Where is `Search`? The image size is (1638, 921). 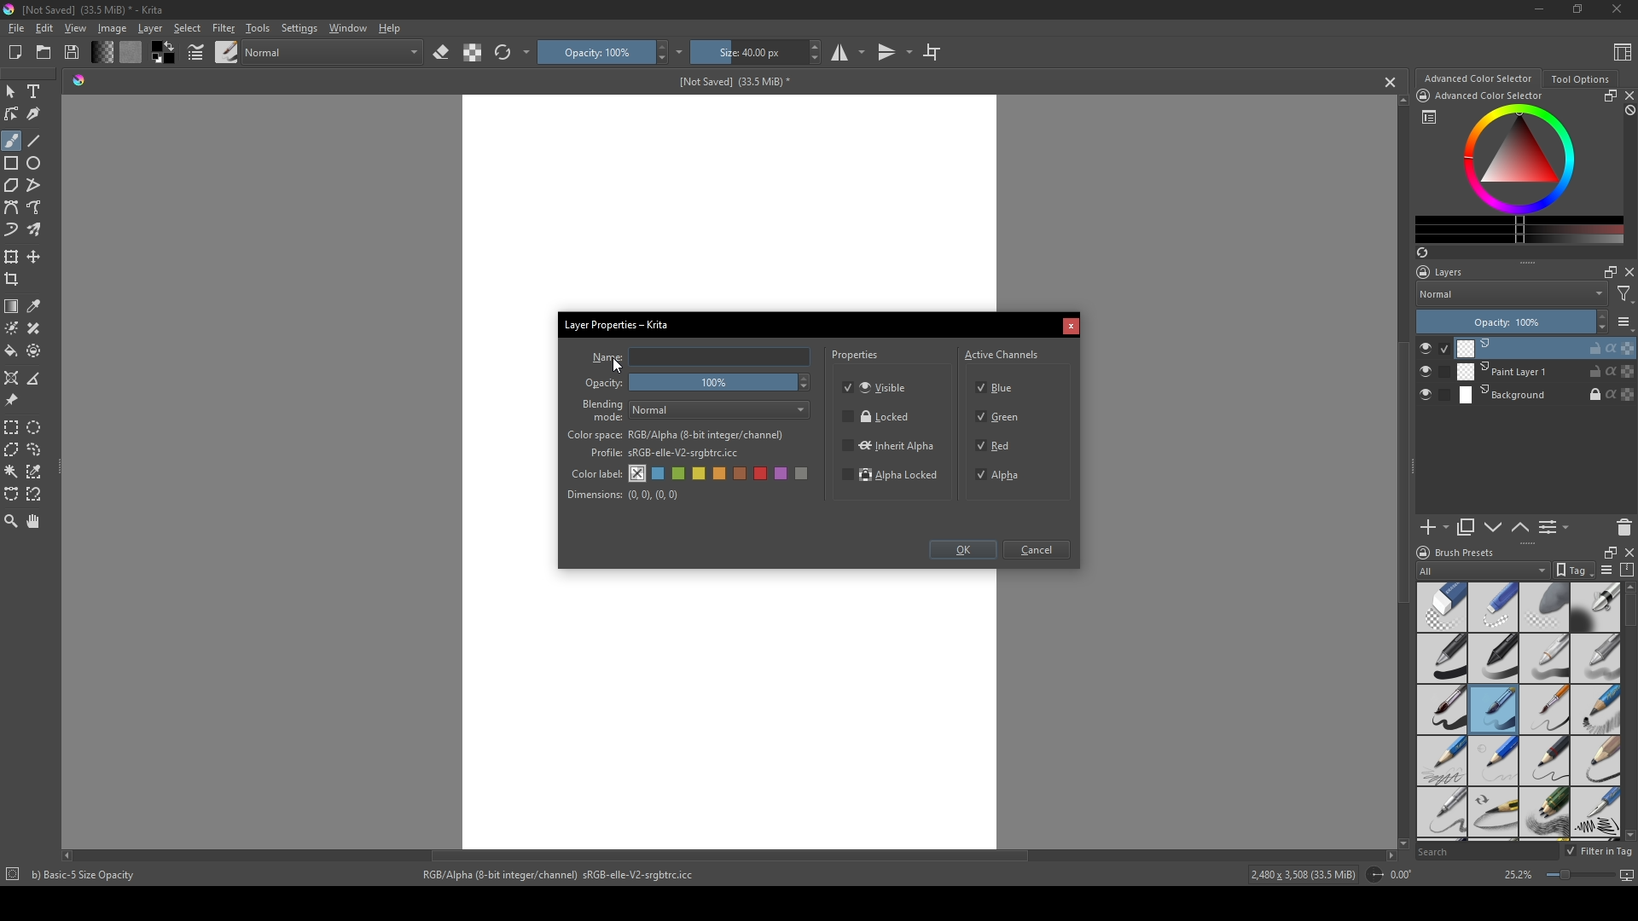 Search is located at coordinates (1486, 852).